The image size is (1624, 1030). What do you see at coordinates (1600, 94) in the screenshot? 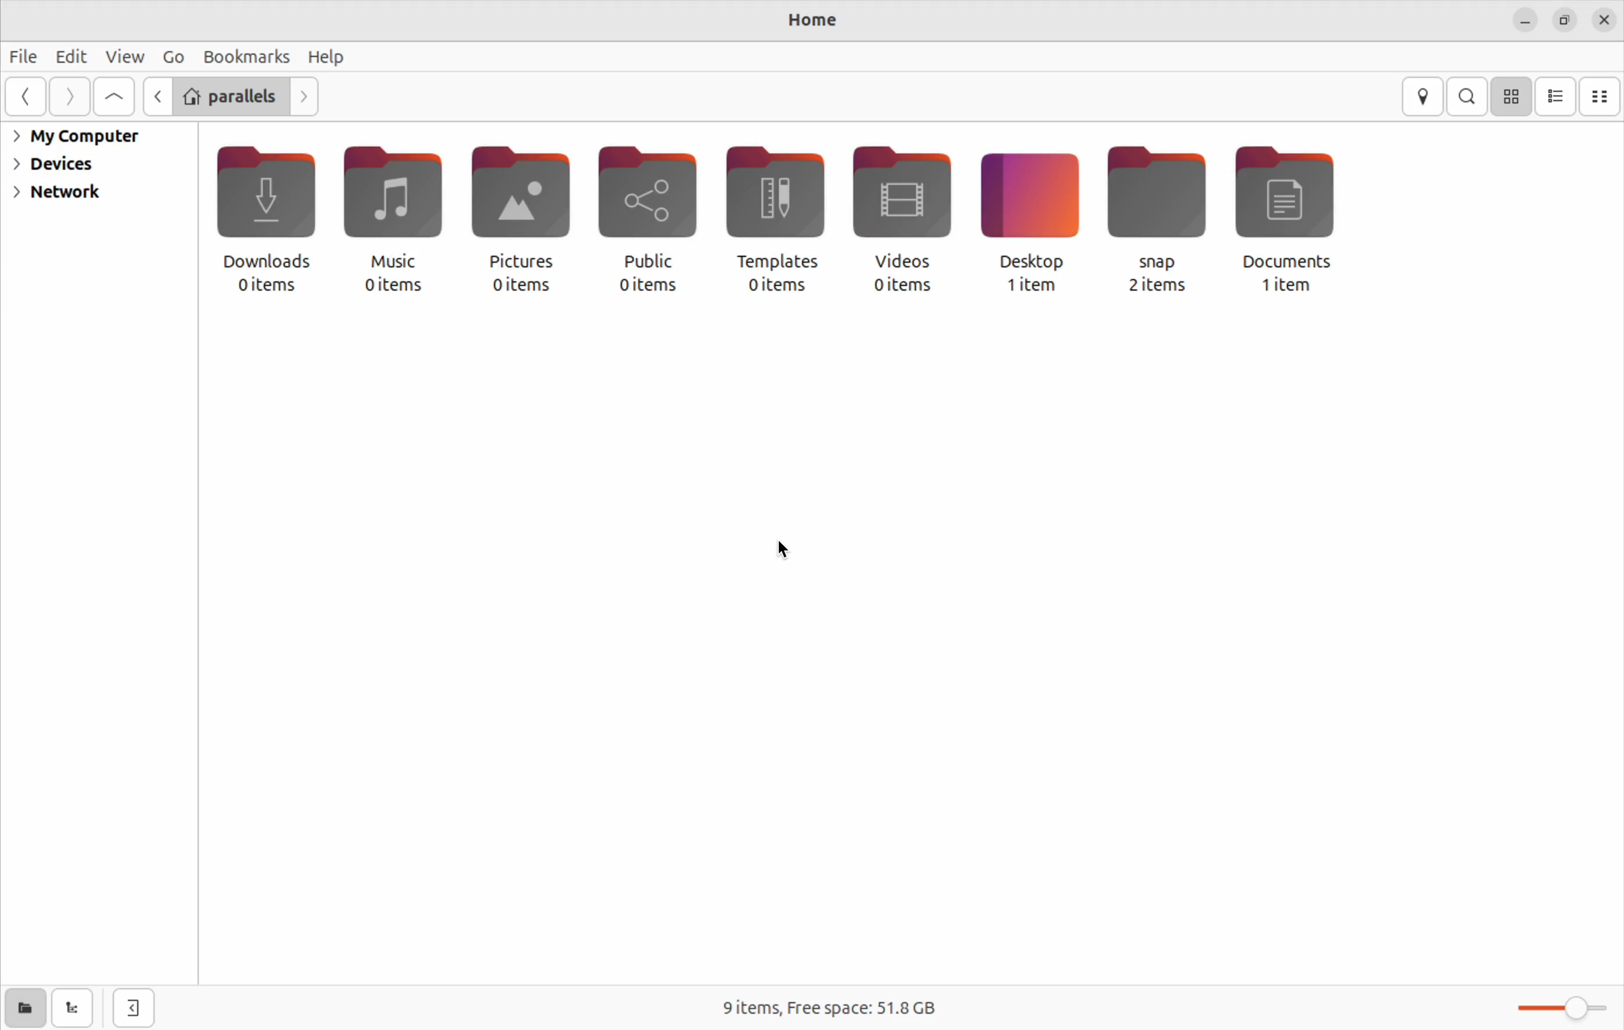
I see `compact view` at bounding box center [1600, 94].